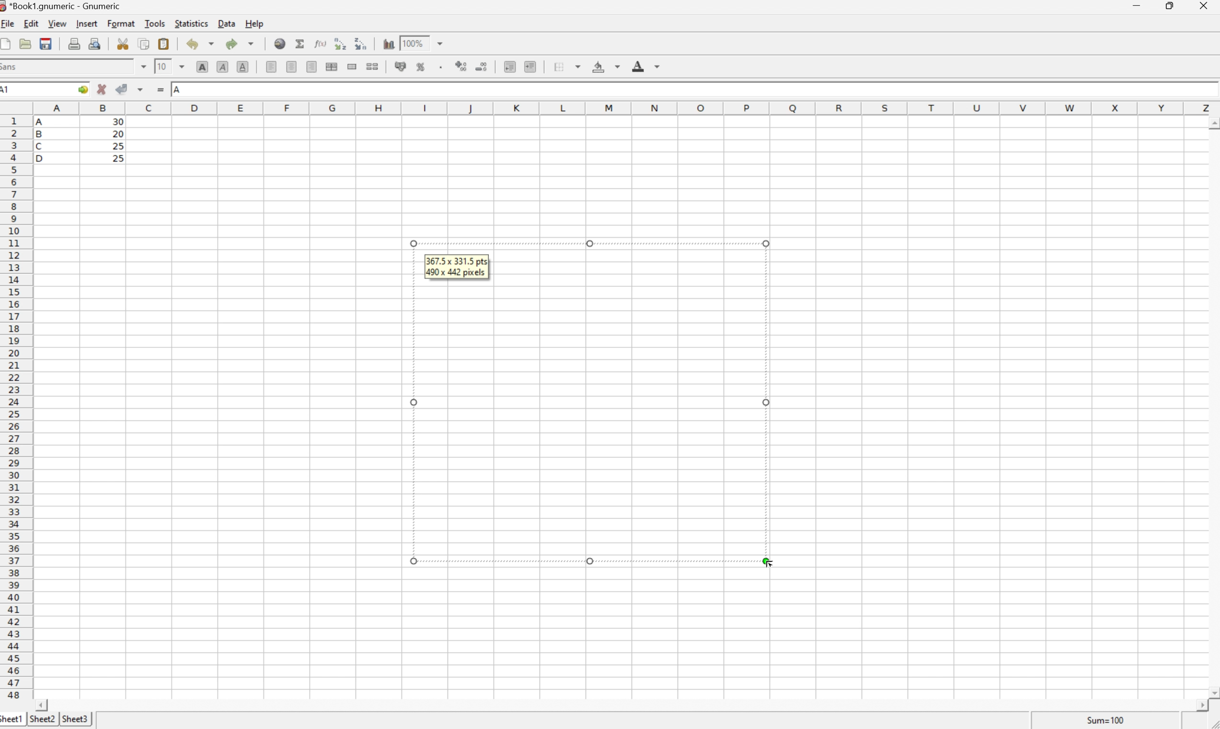 This screenshot has width=1220, height=729. What do you see at coordinates (443, 42) in the screenshot?
I see `Drop Down` at bounding box center [443, 42].